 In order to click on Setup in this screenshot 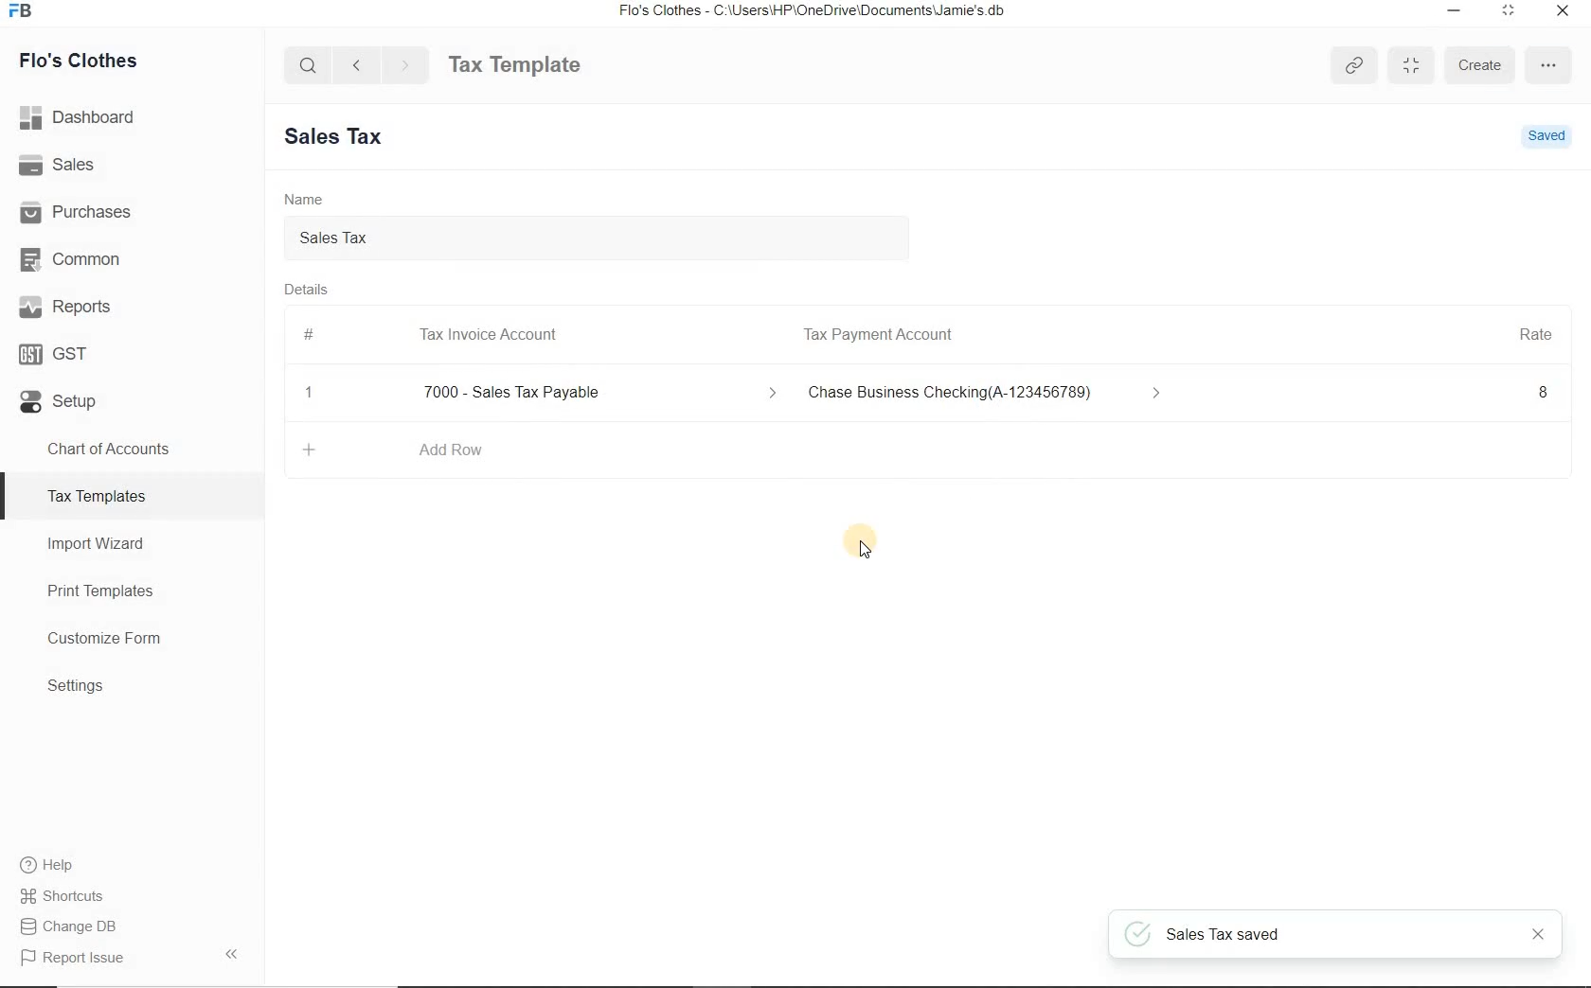, I will do `click(132, 397)`.